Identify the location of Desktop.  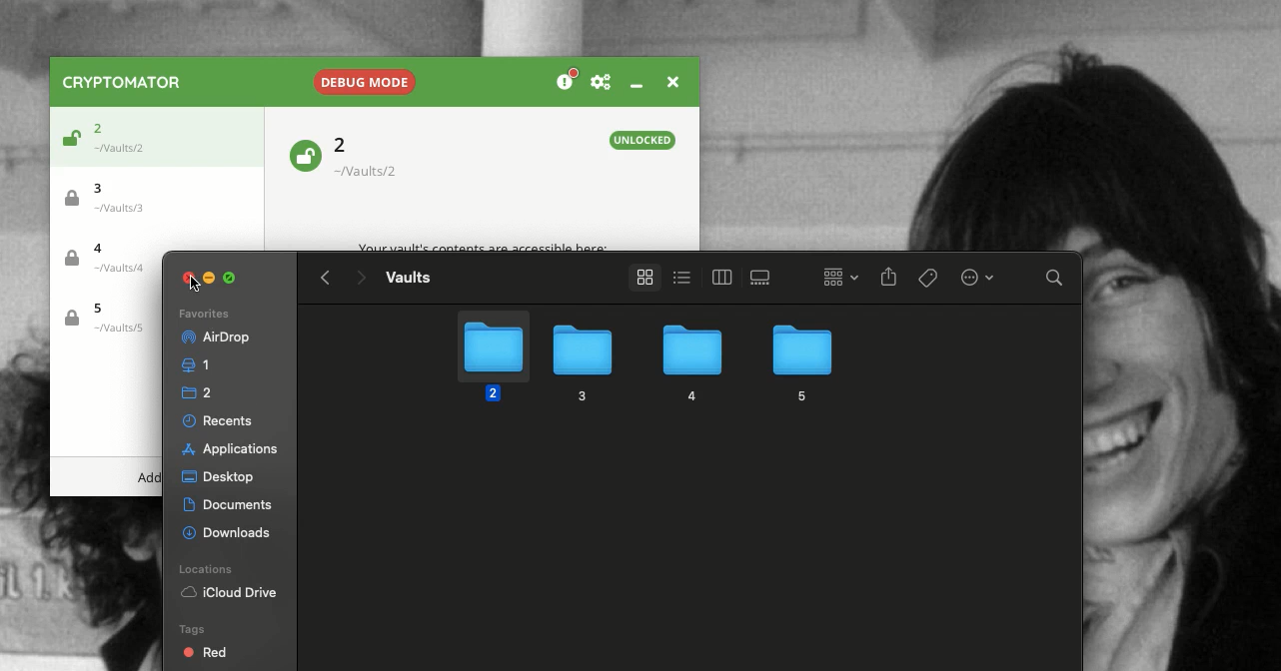
(231, 450).